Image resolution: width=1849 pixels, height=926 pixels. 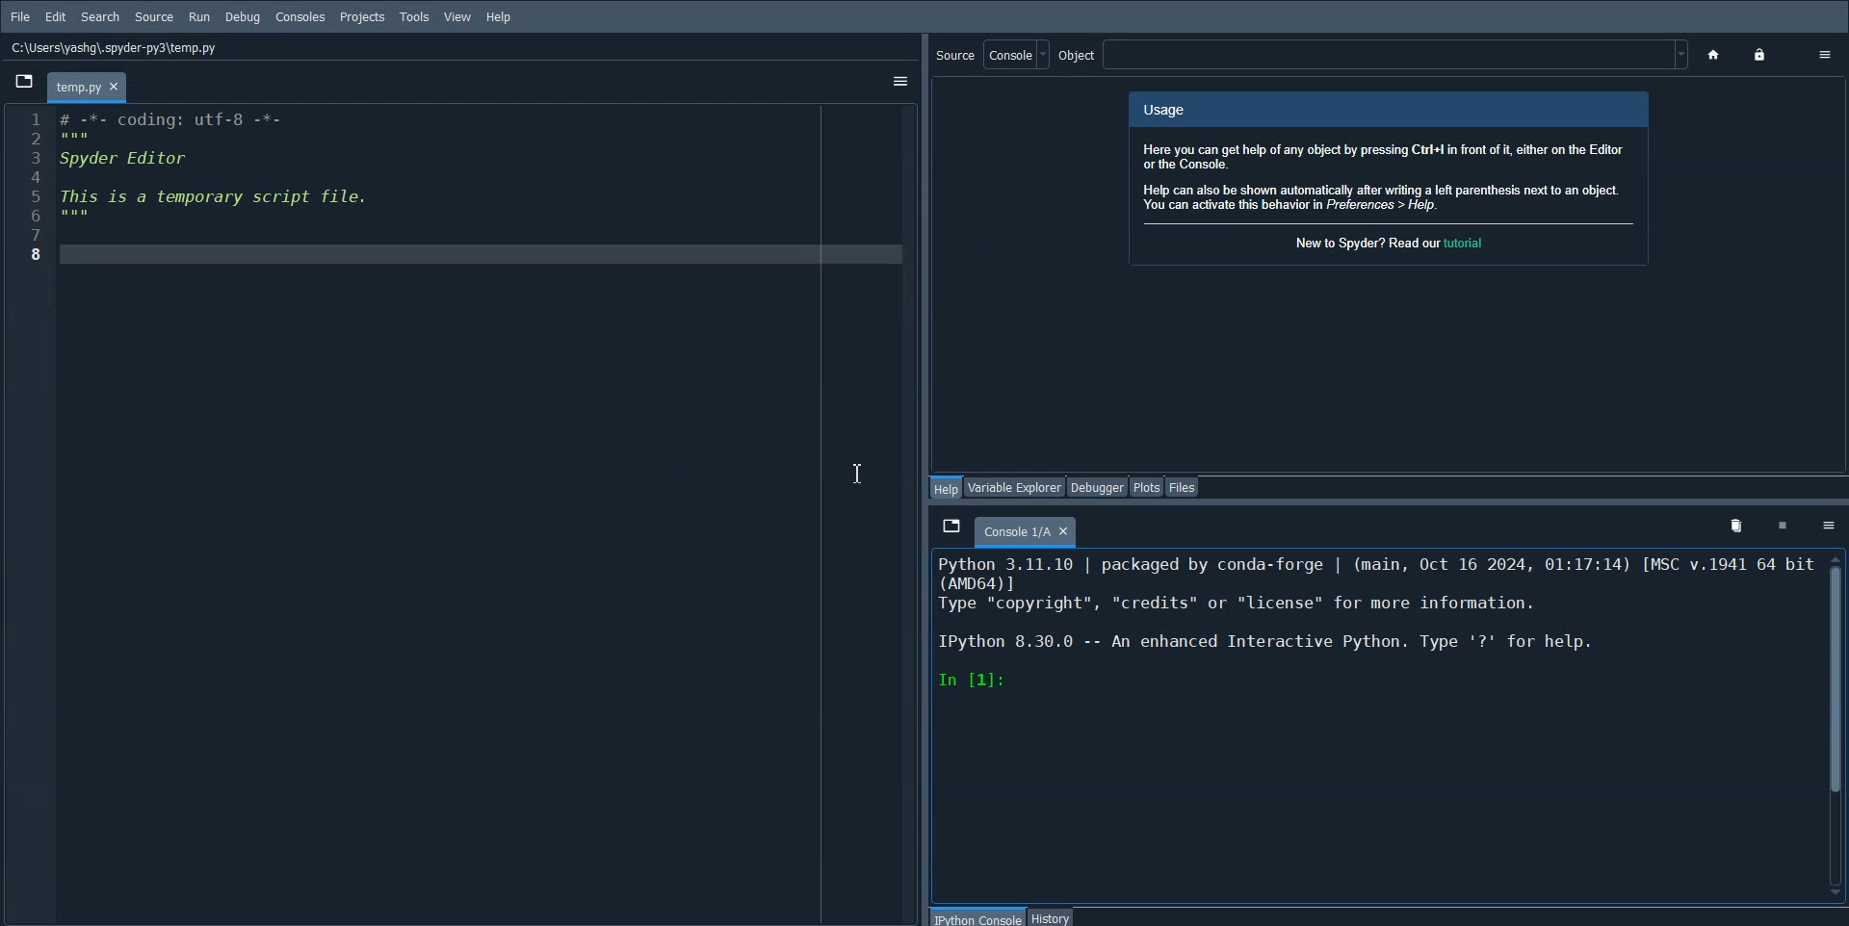 What do you see at coordinates (859, 472) in the screenshot?
I see `Text Cursor` at bounding box center [859, 472].